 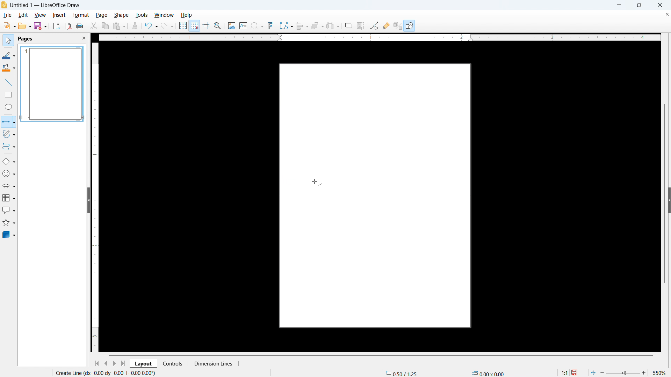 What do you see at coordinates (106, 373) in the screenshot?
I see `Create Line(dx=0.00 dy=0.00 I=0.00 0.00*)` at bounding box center [106, 373].